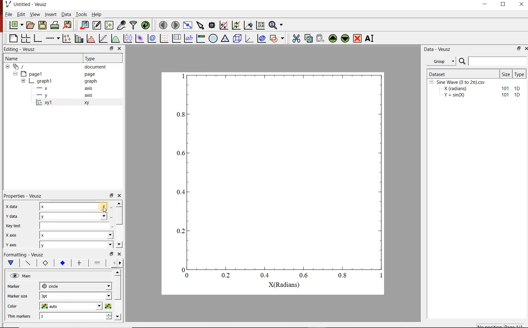  What do you see at coordinates (8, 4) in the screenshot?
I see `Logo` at bounding box center [8, 4].